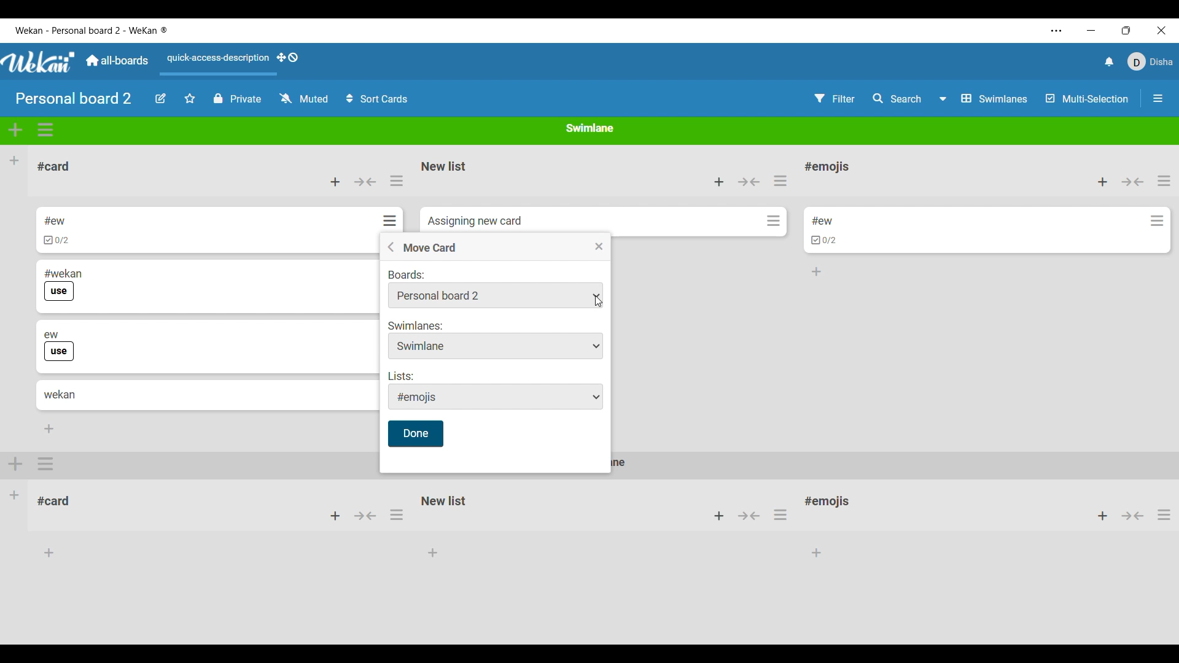 The image size is (1179, 663). Describe the element at coordinates (444, 166) in the screenshot. I see `List name` at that location.